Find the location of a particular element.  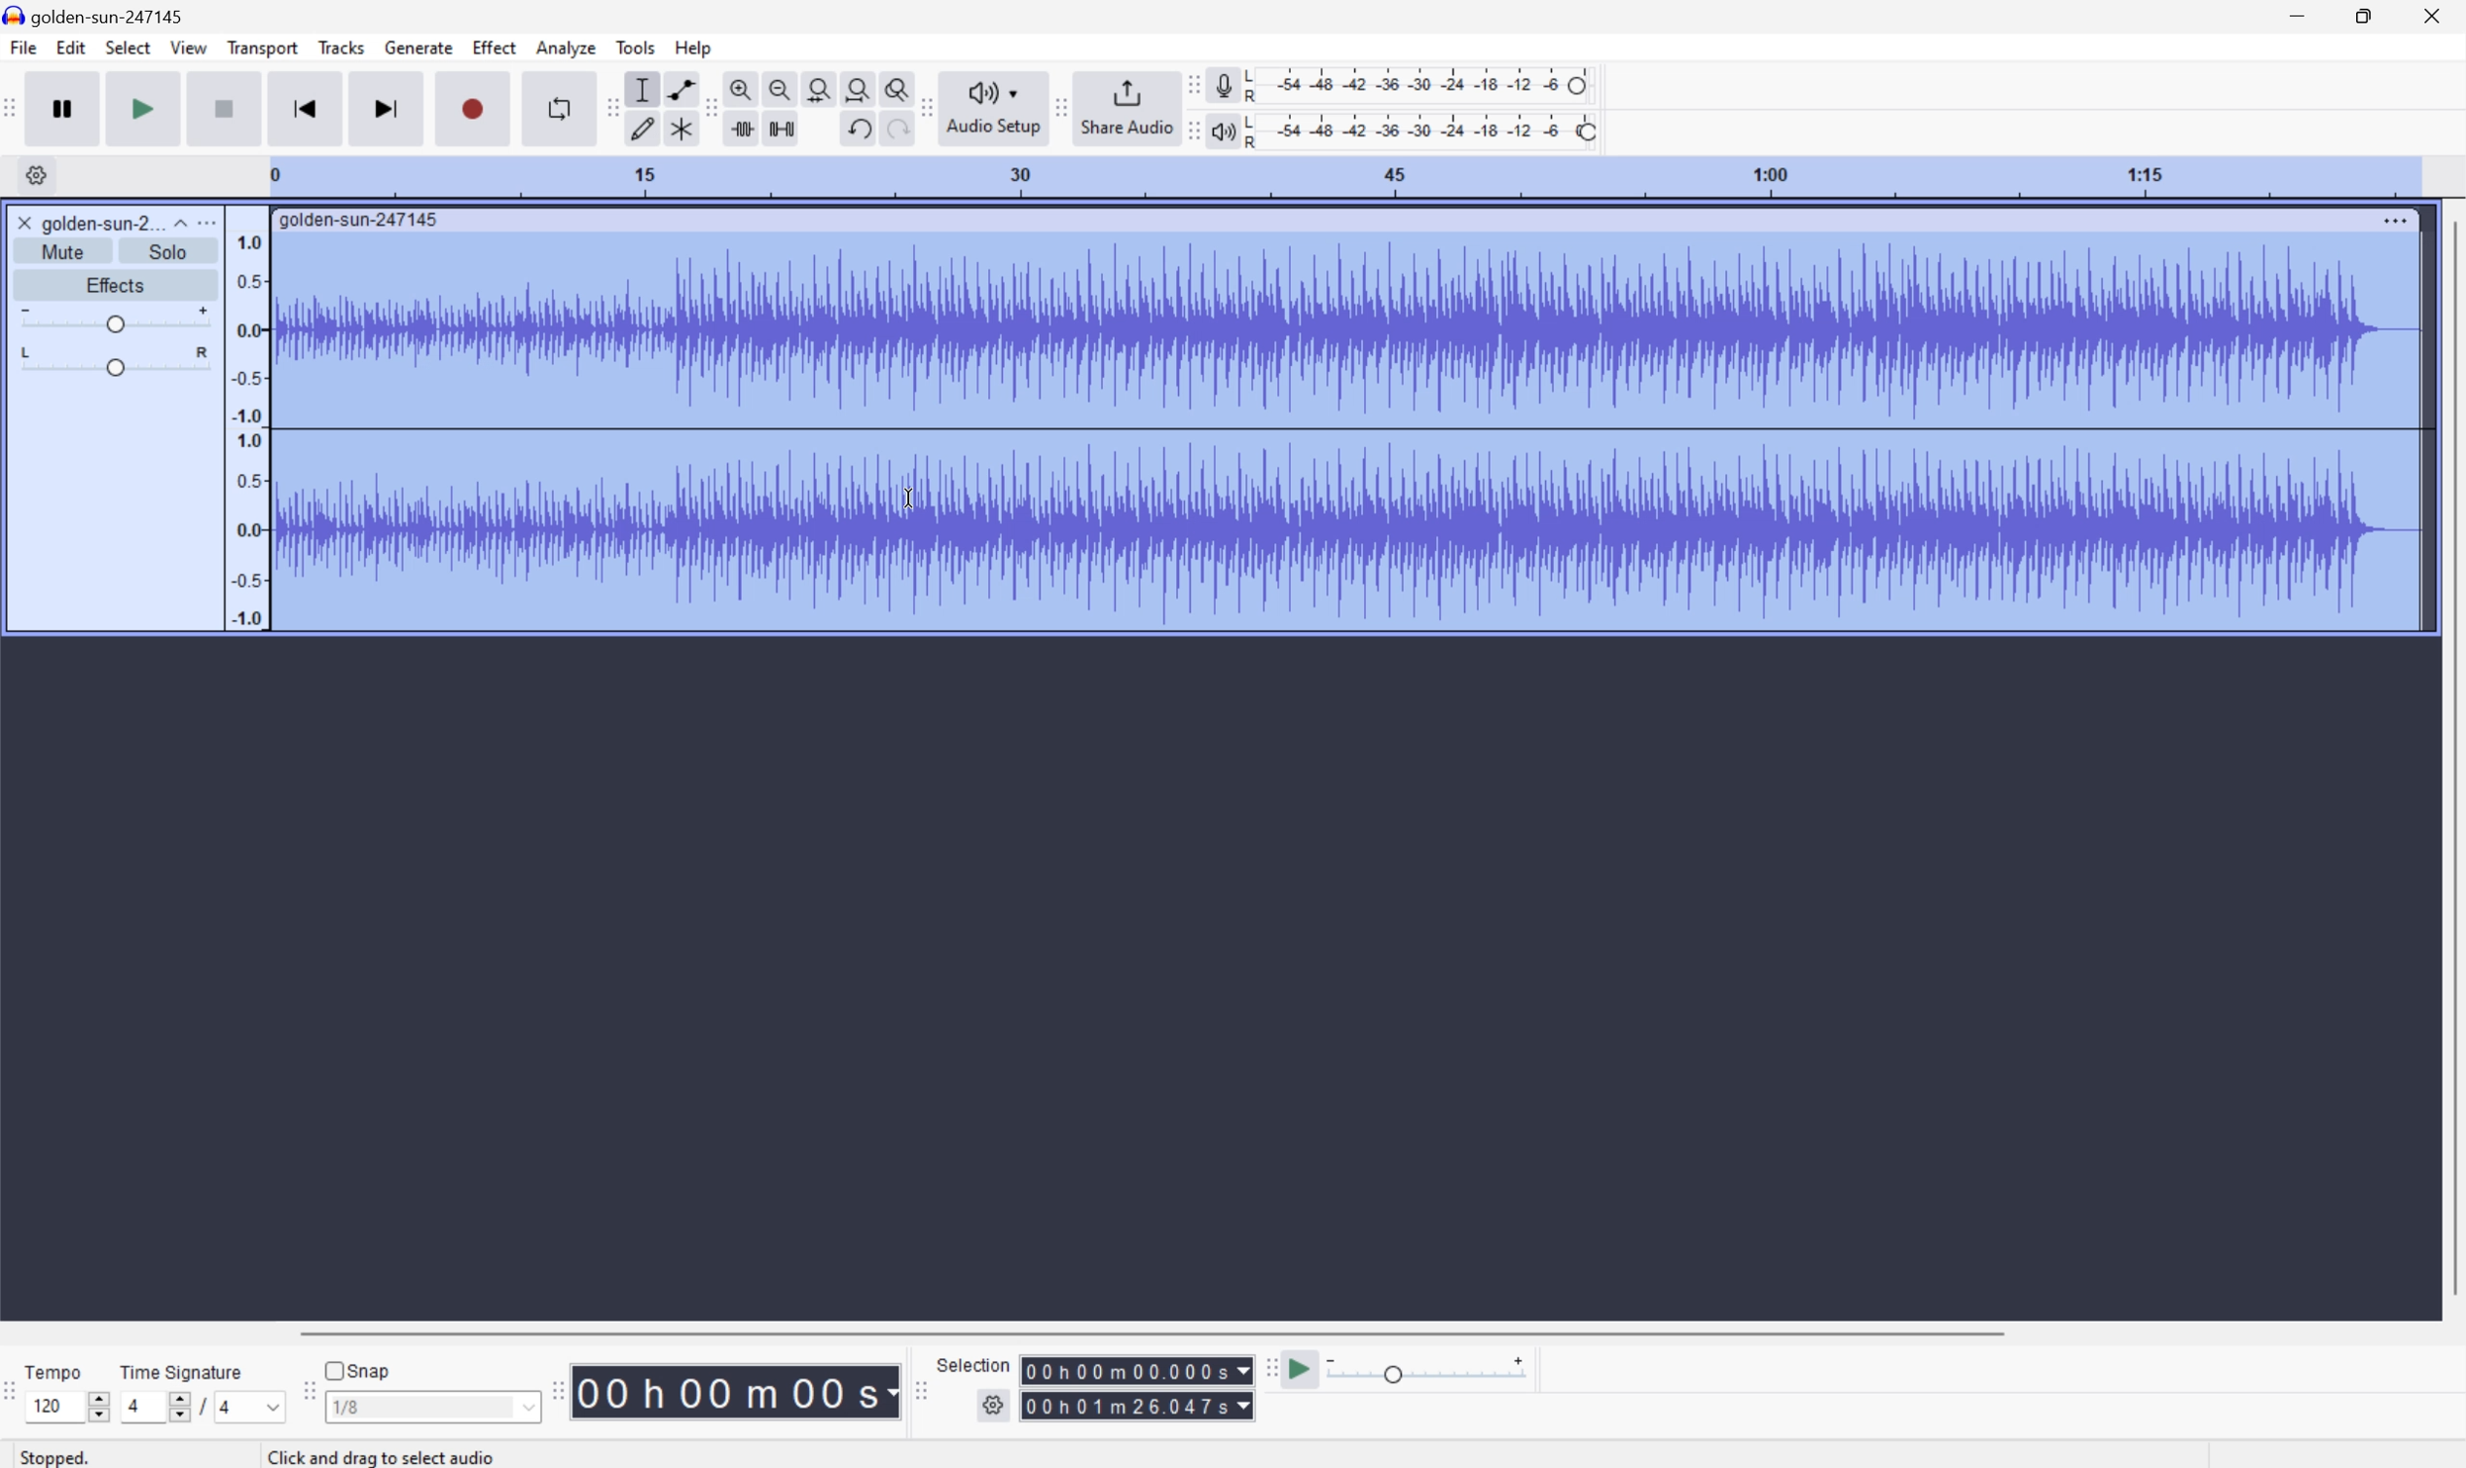

Close is located at coordinates (24, 223).